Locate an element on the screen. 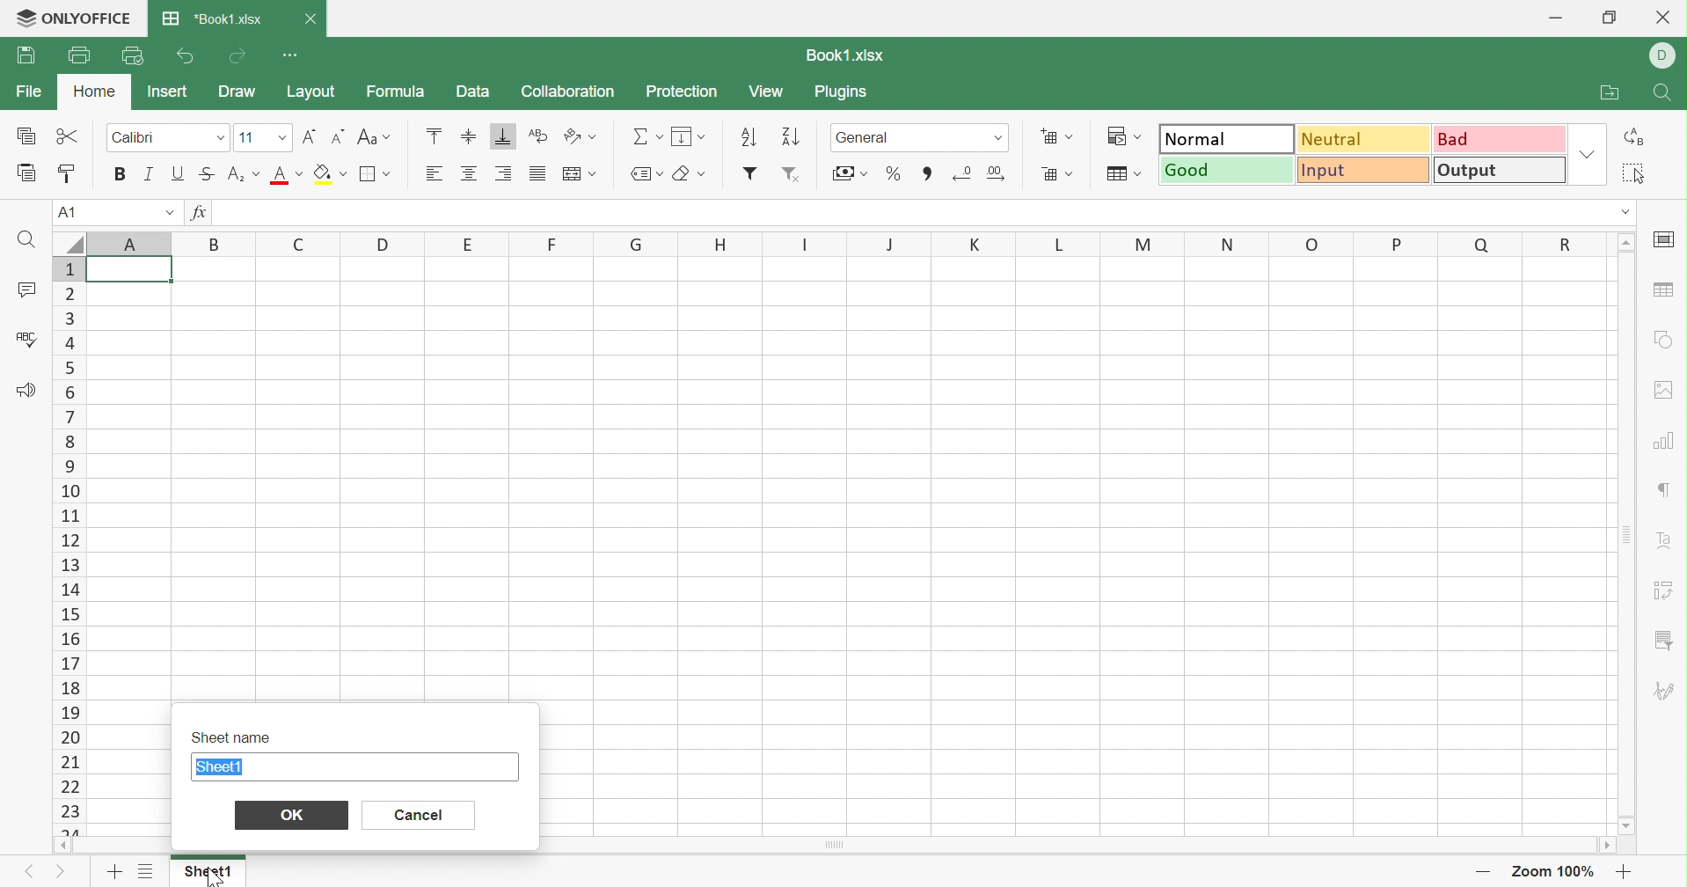 The height and width of the screenshot is (887, 1687). Copy Style is located at coordinates (69, 171).